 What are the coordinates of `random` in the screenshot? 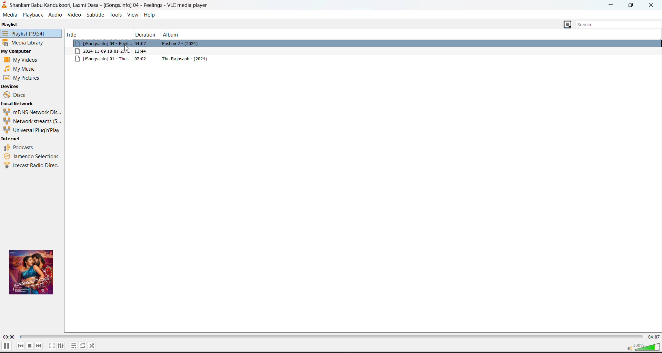 It's located at (93, 346).